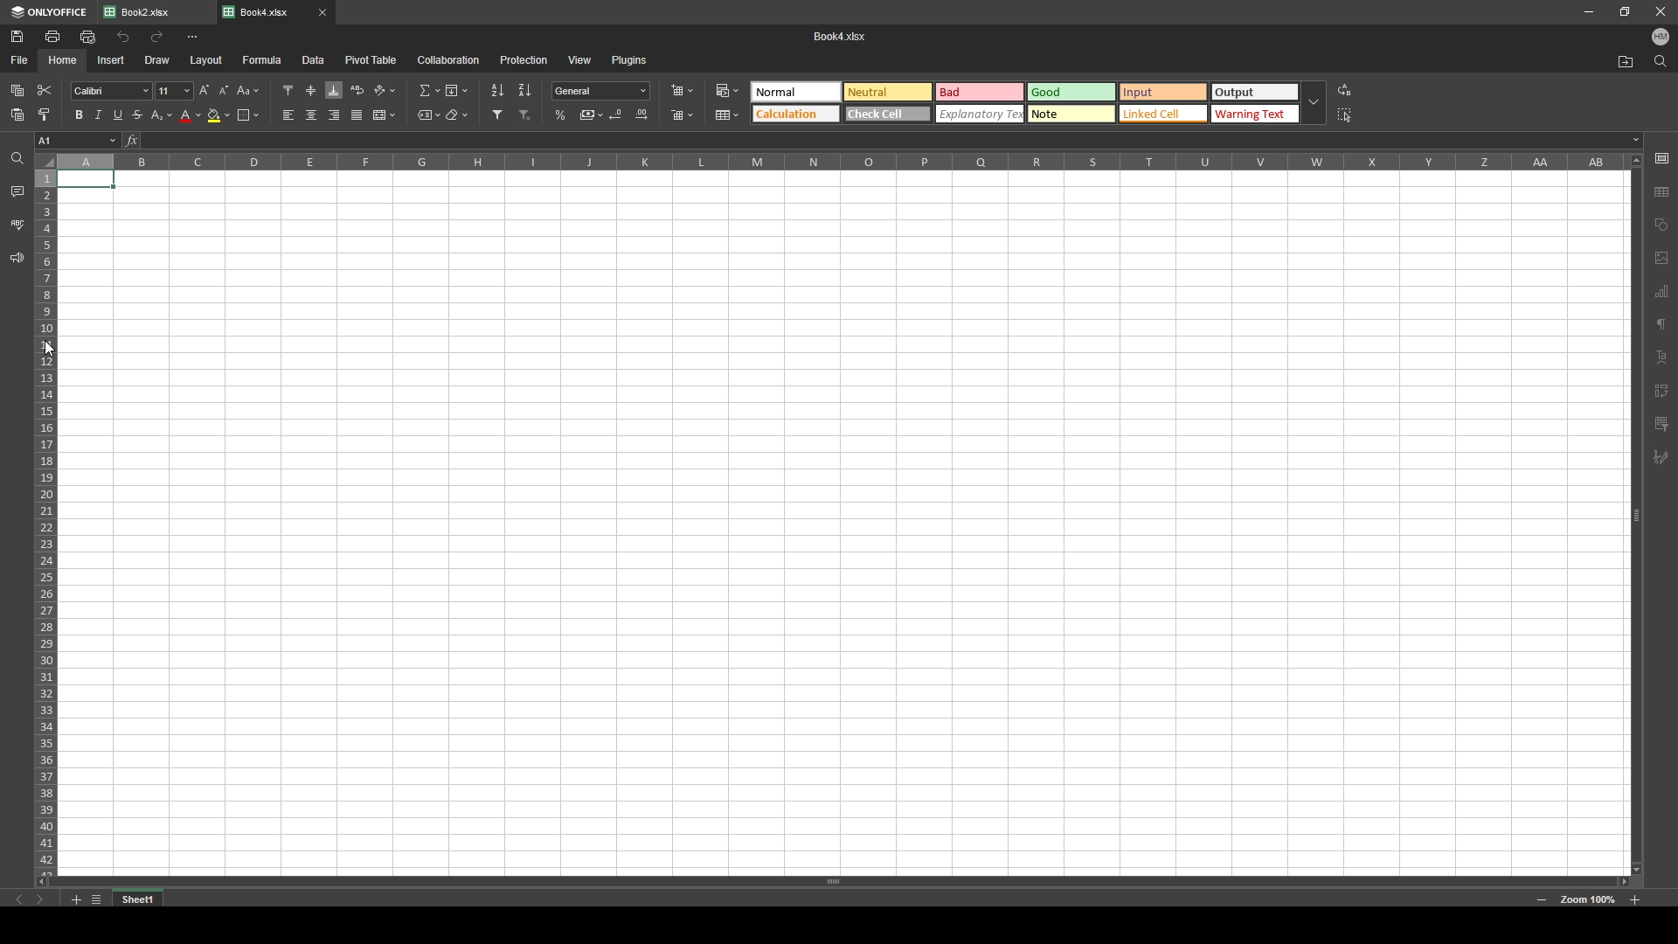  What do you see at coordinates (629, 60) in the screenshot?
I see `plugins` at bounding box center [629, 60].